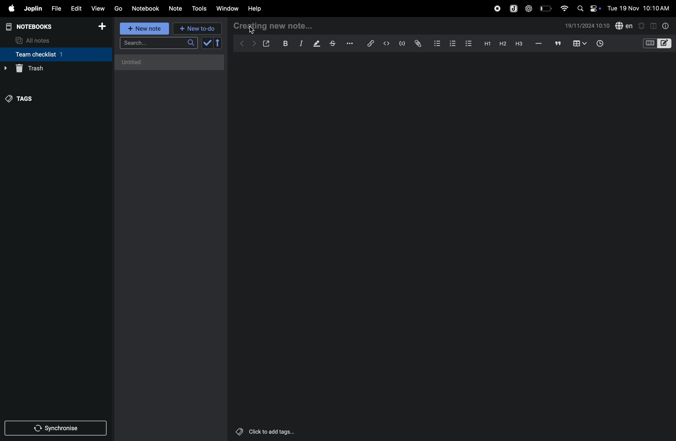 This screenshot has width=676, height=441. I want to click on team checklist, so click(46, 54).